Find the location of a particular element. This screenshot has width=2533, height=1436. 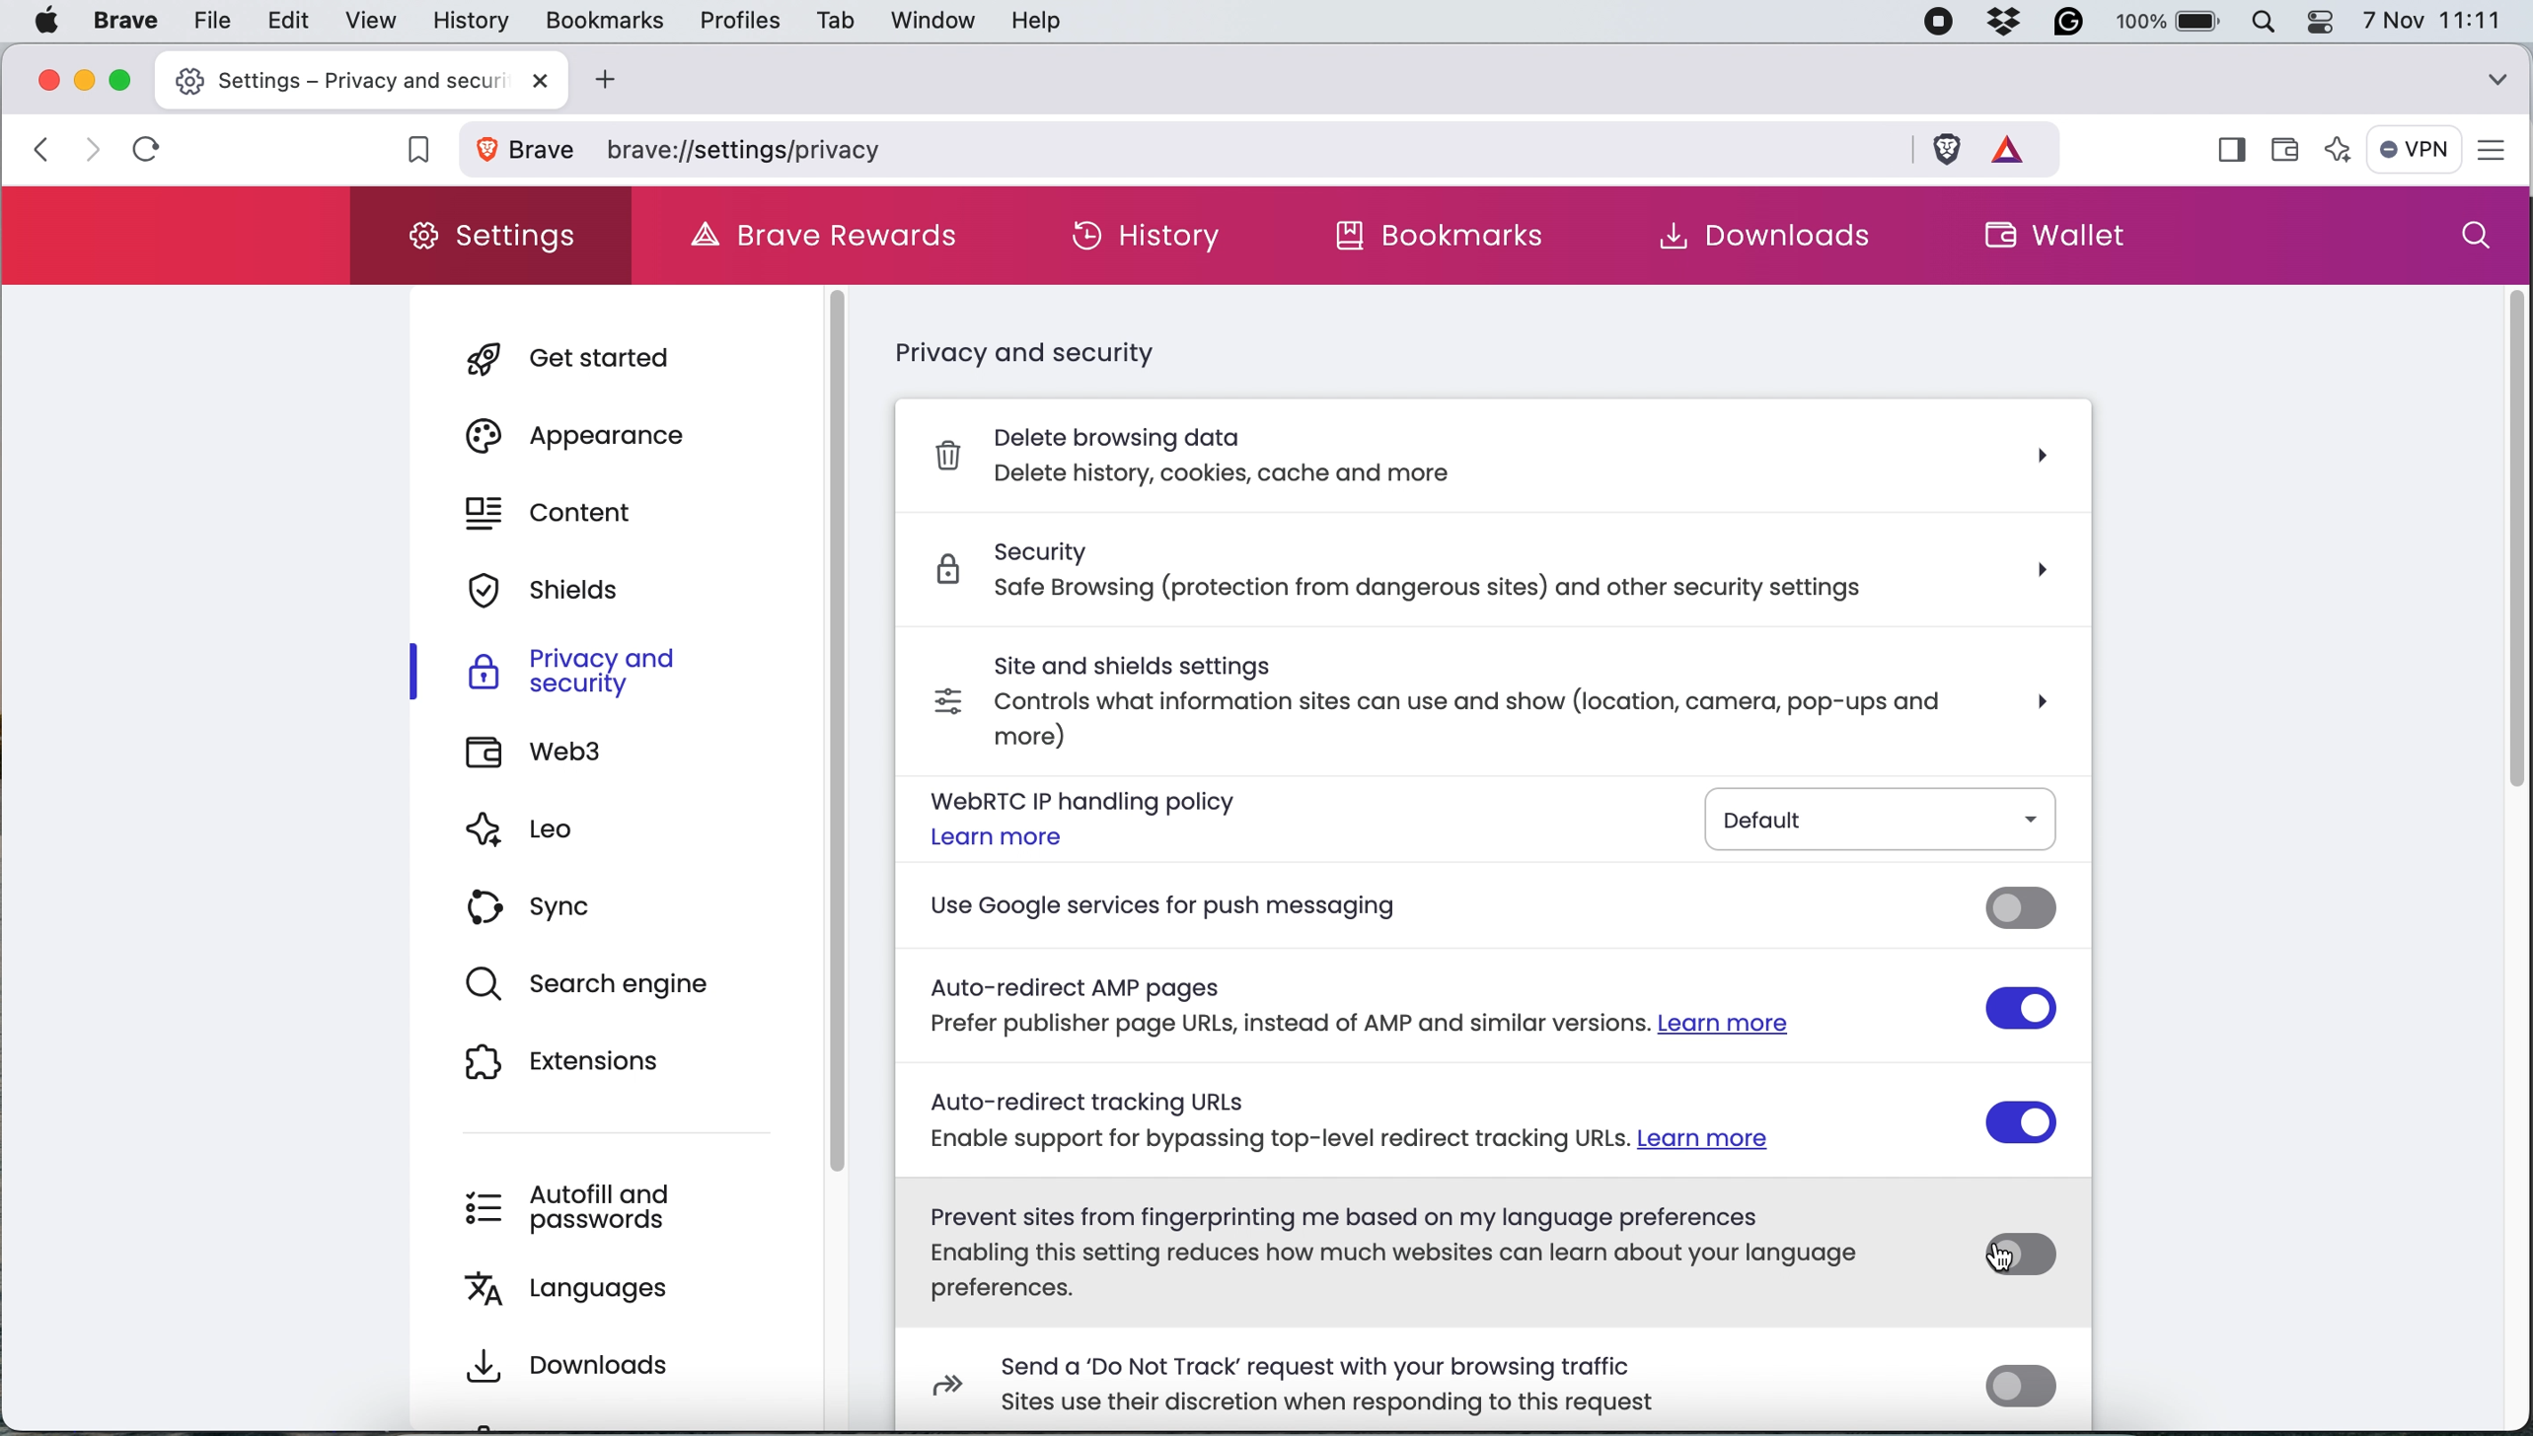

search is located at coordinates (2476, 237).